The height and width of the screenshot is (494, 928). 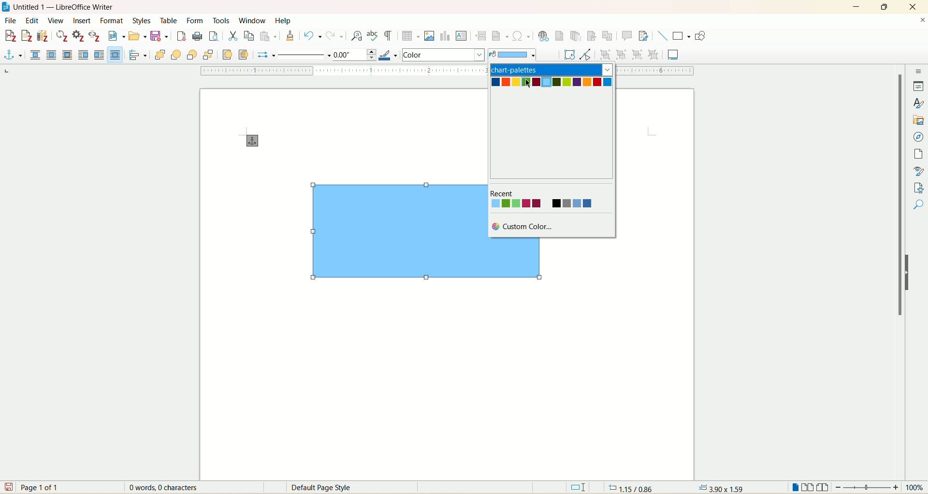 I want to click on style, so click(x=919, y=104).